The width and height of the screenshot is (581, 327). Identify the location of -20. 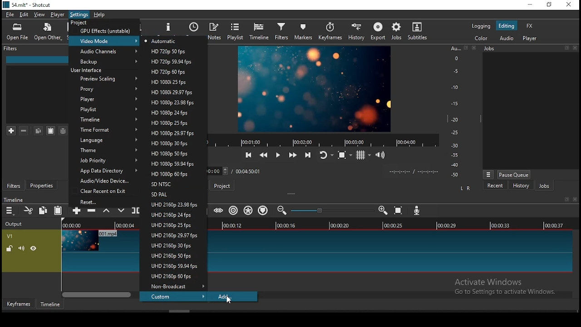
(455, 119).